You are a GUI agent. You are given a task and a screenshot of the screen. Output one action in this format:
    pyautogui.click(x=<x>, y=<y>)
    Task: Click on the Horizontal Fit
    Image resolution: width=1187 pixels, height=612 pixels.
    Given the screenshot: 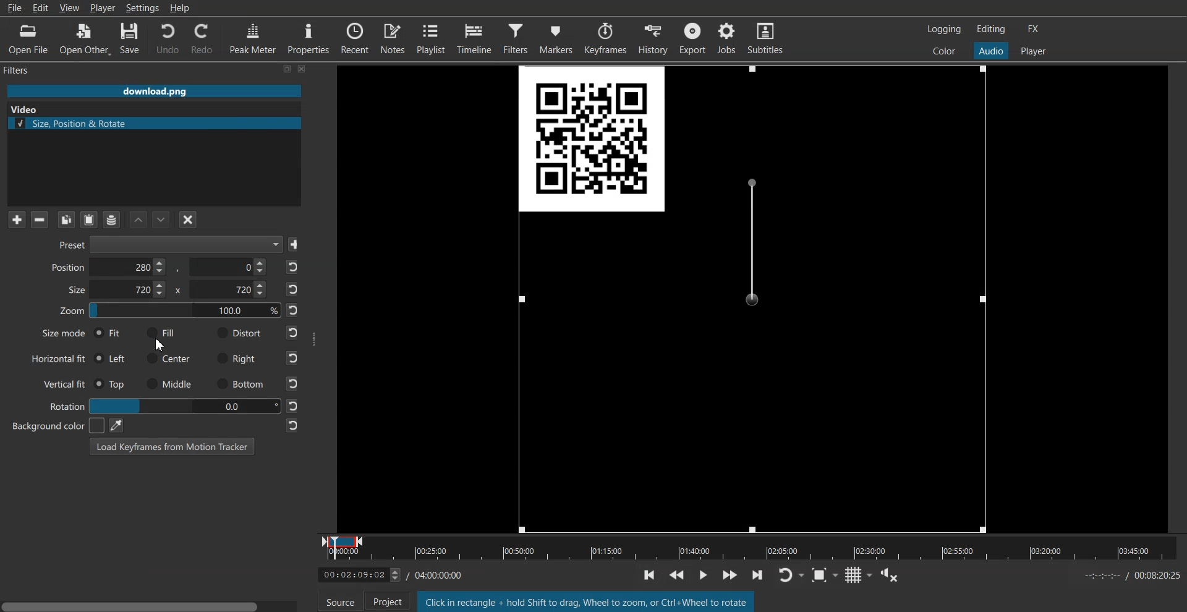 What is the action you would take?
    pyautogui.click(x=58, y=359)
    